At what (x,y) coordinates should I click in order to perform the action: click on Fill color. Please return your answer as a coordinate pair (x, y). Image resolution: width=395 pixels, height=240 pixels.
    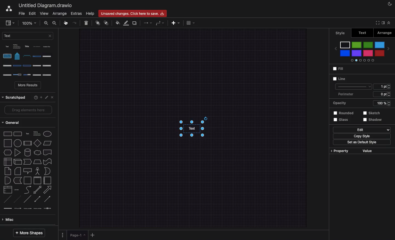
    Looking at the image, I should click on (118, 23).